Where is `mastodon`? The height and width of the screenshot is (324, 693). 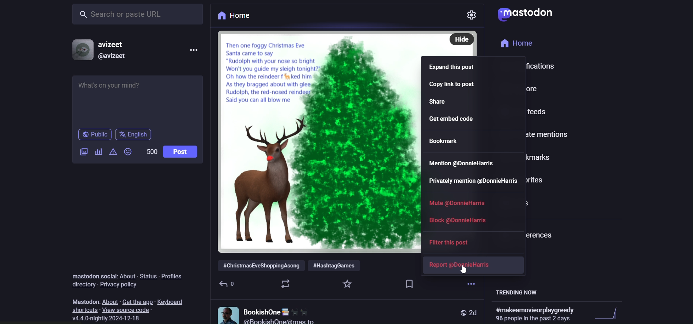
mastodon is located at coordinates (84, 300).